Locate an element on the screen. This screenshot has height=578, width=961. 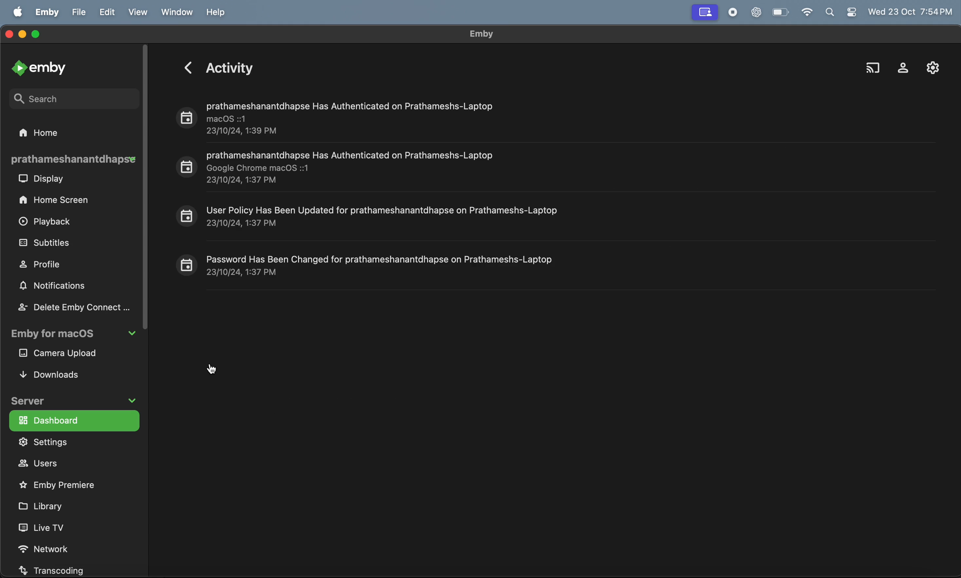
activity is located at coordinates (217, 66).